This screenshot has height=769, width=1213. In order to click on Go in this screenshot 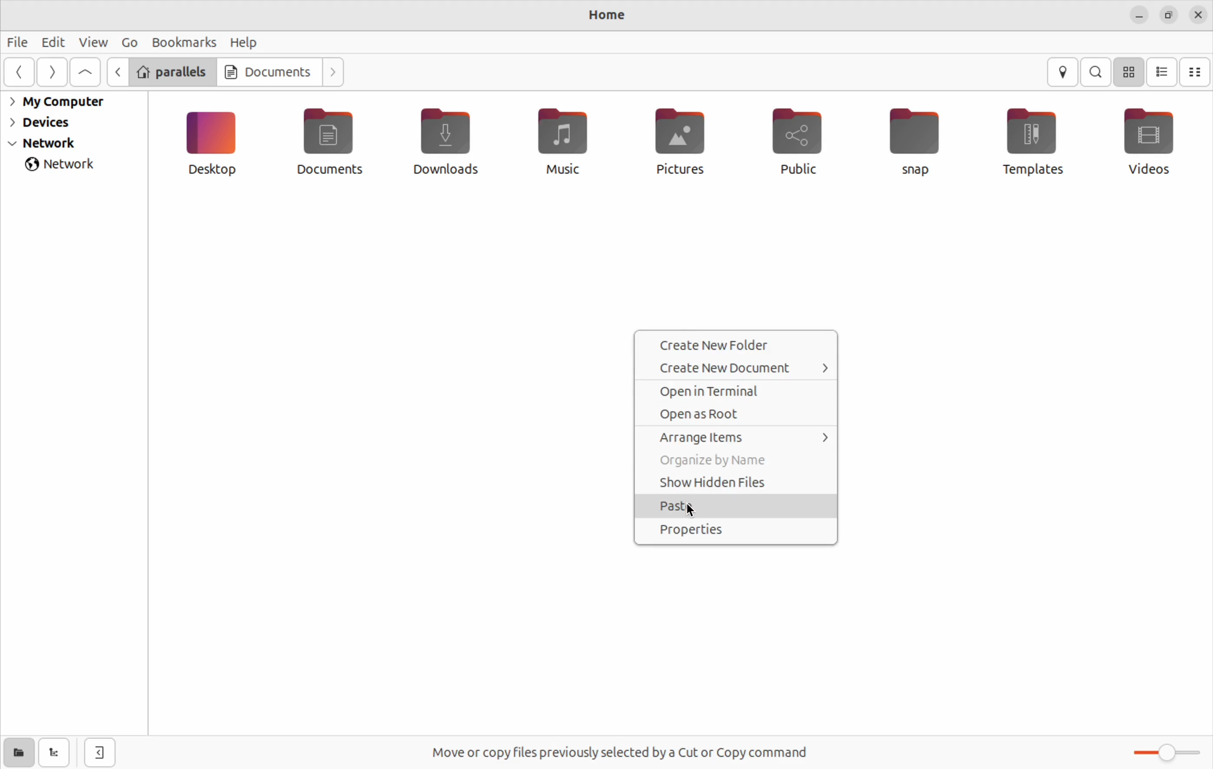, I will do `click(127, 42)`.